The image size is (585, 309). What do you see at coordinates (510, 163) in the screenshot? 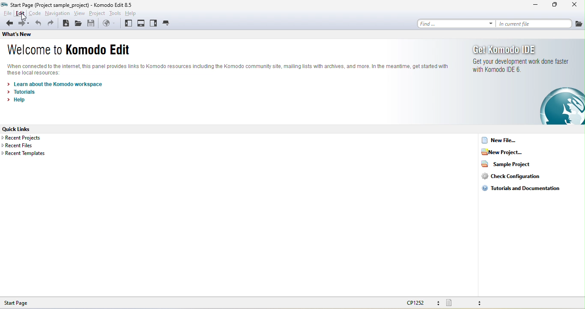
I see `sample project` at bounding box center [510, 163].